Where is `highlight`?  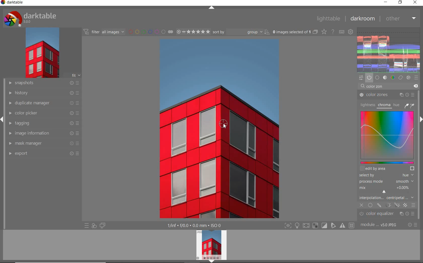
highlight is located at coordinates (298, 226).